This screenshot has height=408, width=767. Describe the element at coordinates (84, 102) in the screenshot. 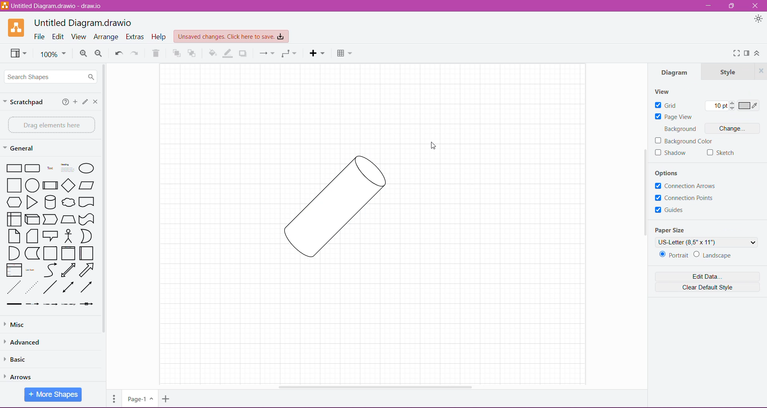

I see `Edit` at that location.